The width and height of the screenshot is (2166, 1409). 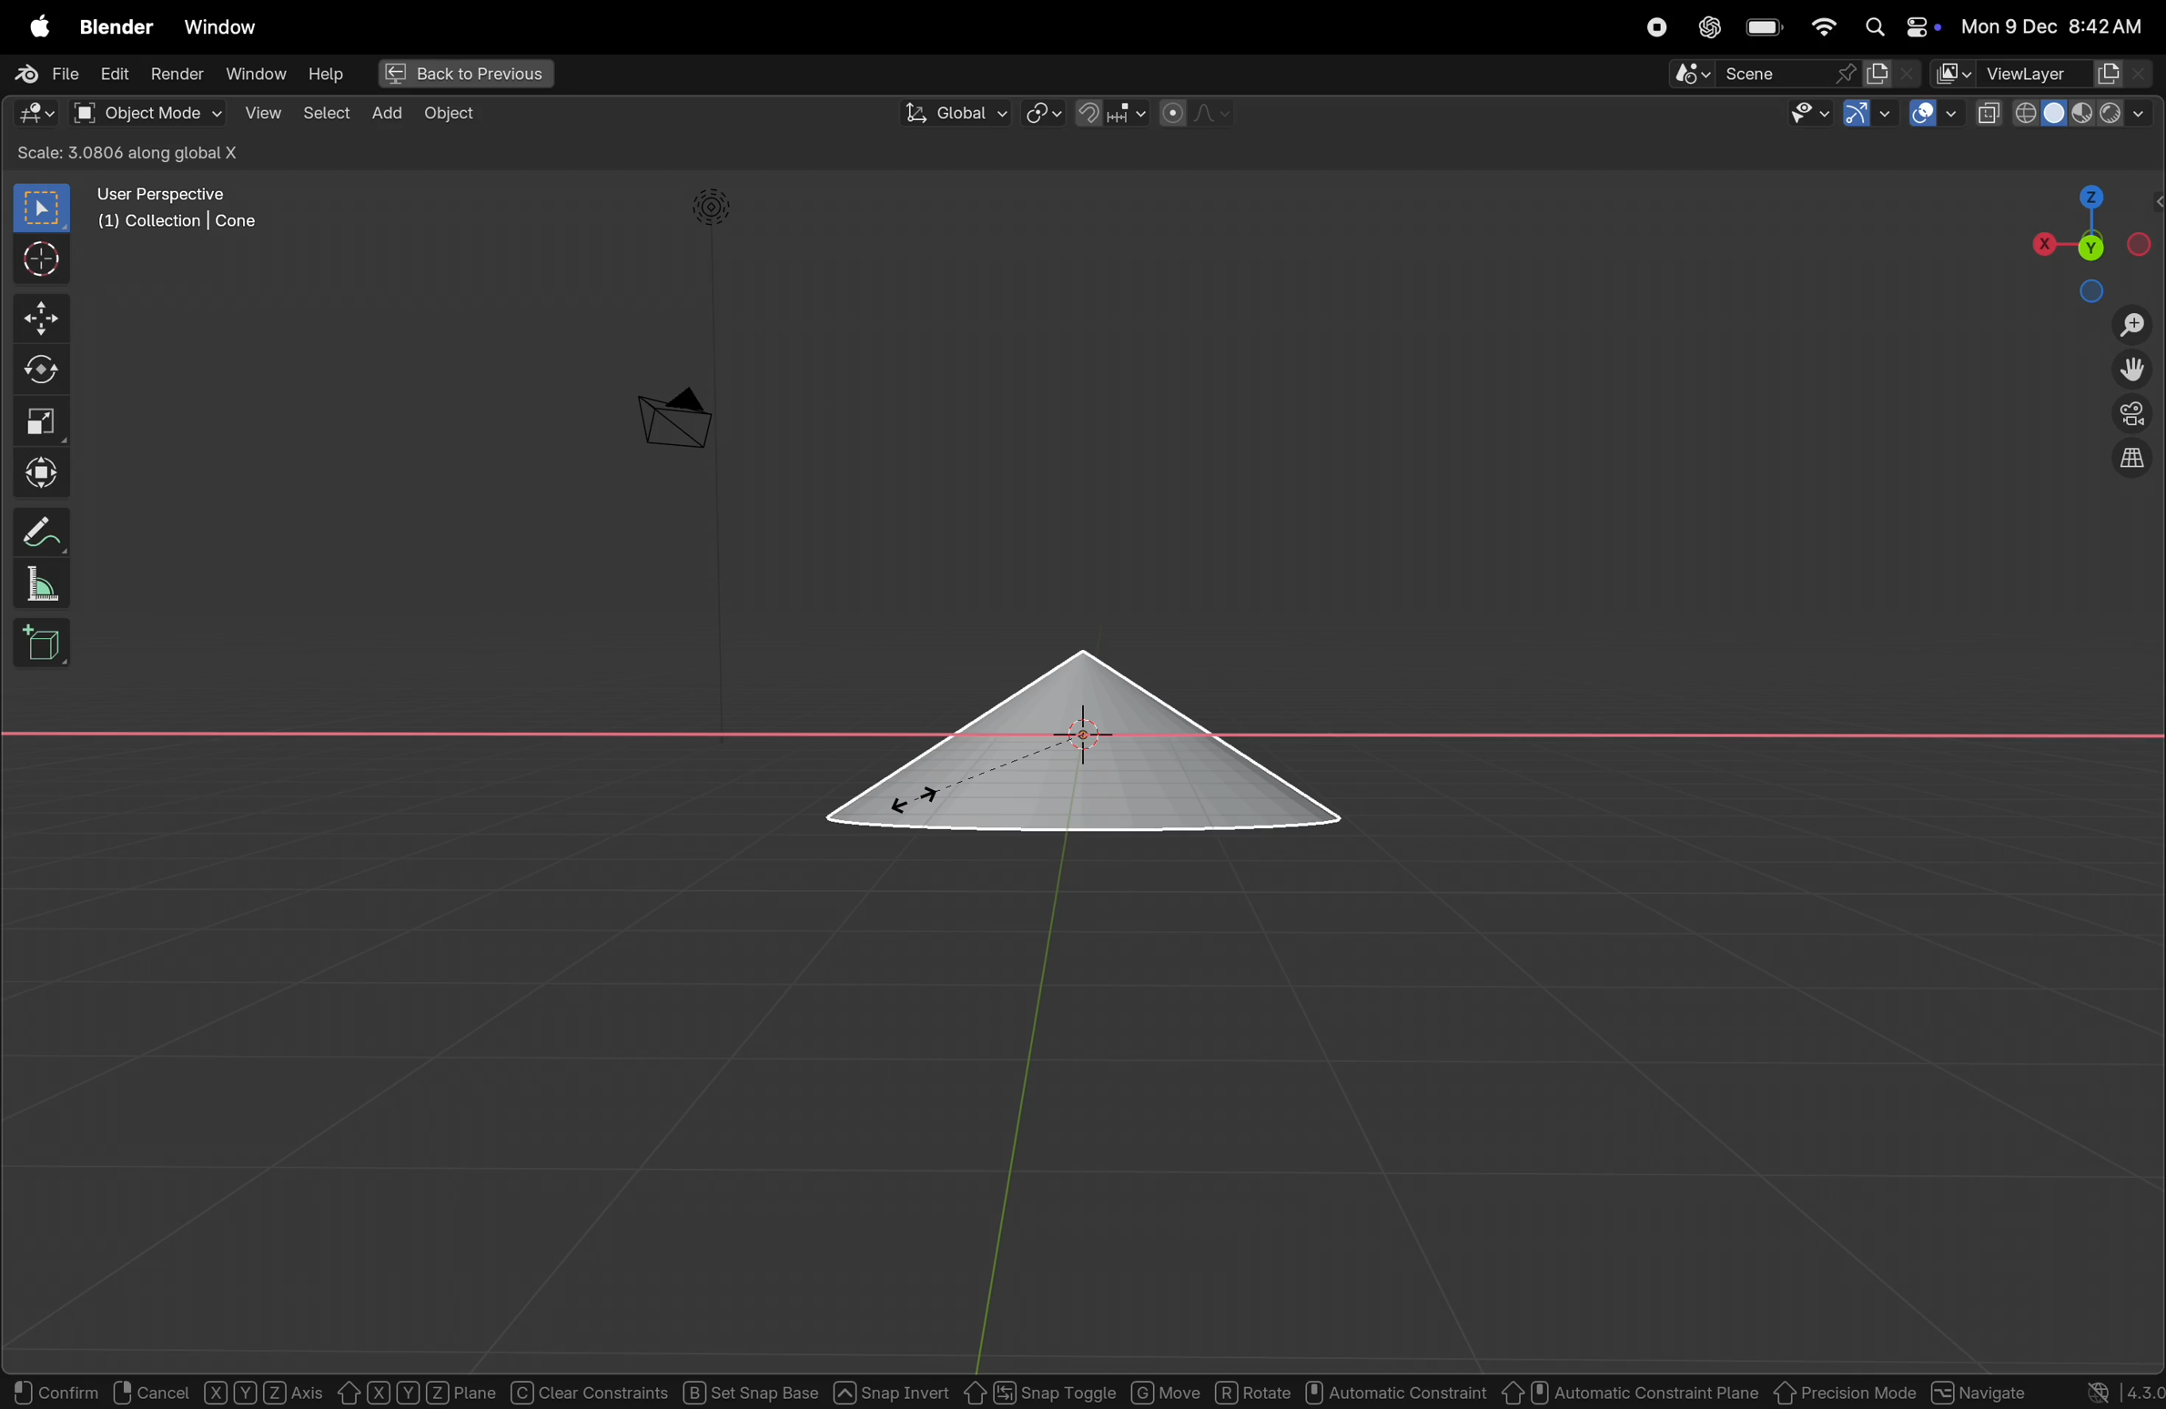 What do you see at coordinates (221, 26) in the screenshot?
I see `Window` at bounding box center [221, 26].